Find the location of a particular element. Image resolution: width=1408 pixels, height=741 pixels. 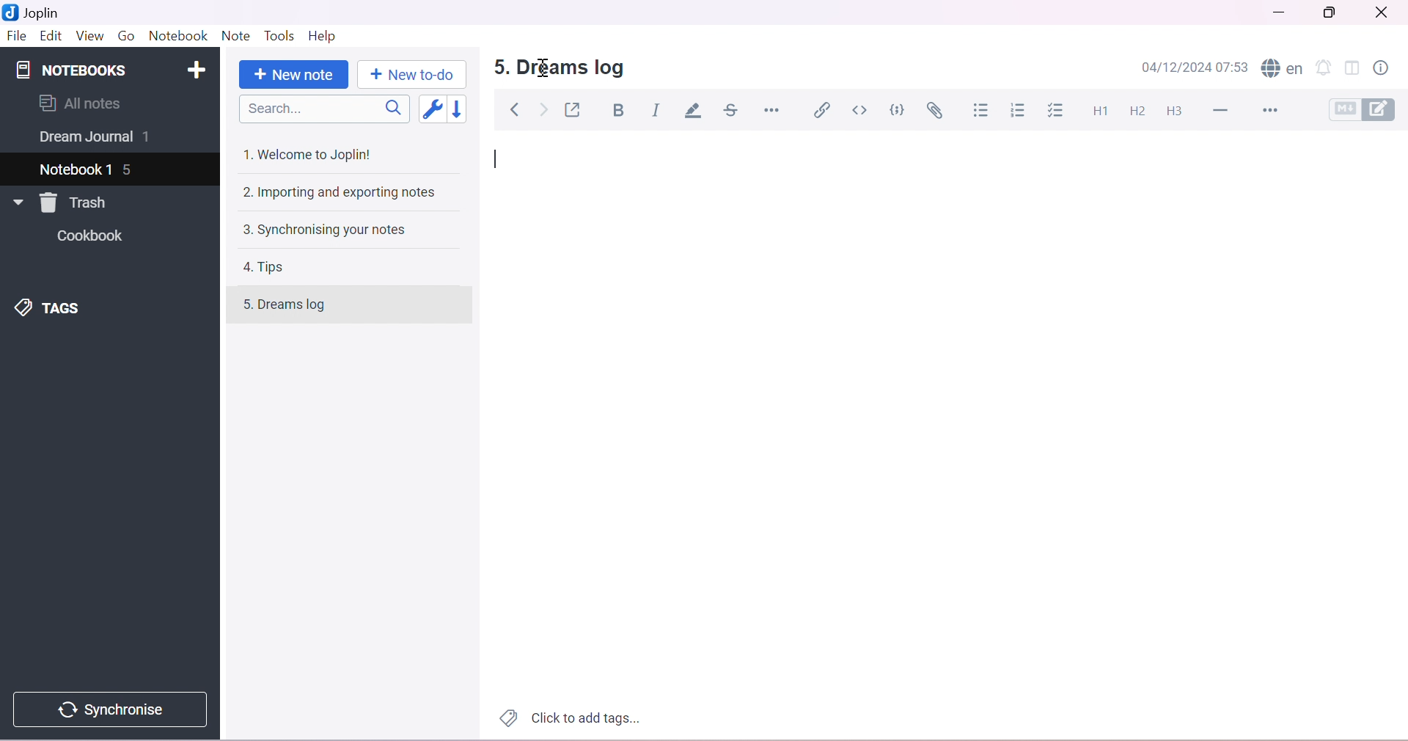

Trash is located at coordinates (78, 202).